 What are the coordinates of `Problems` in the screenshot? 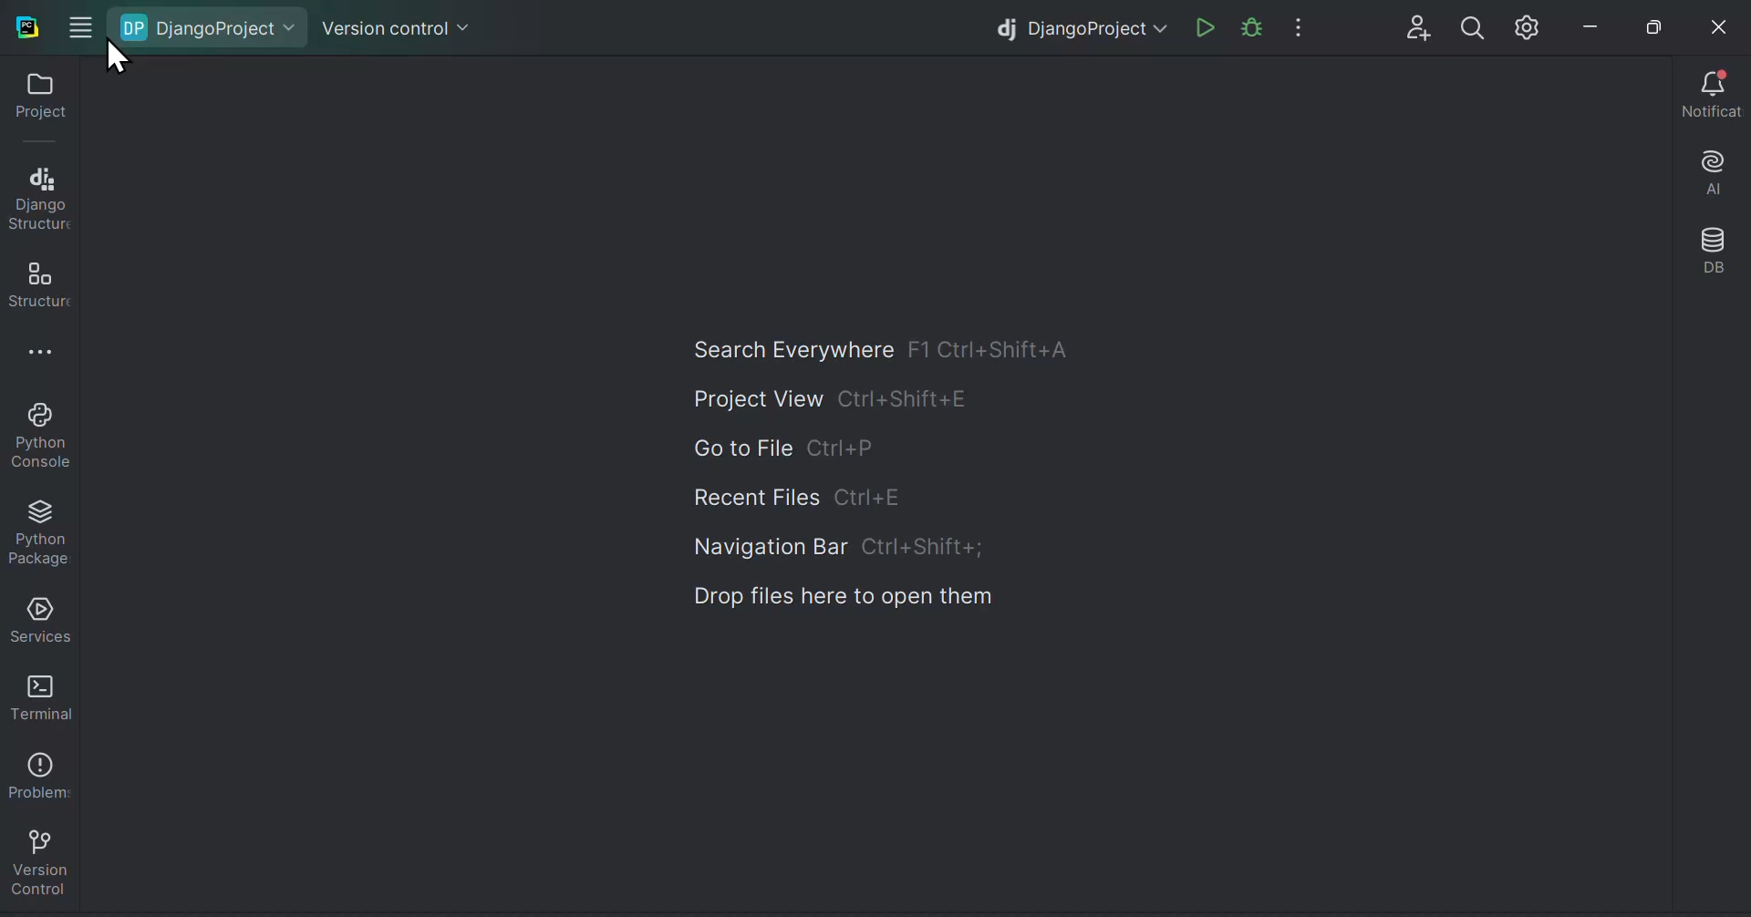 It's located at (36, 769).